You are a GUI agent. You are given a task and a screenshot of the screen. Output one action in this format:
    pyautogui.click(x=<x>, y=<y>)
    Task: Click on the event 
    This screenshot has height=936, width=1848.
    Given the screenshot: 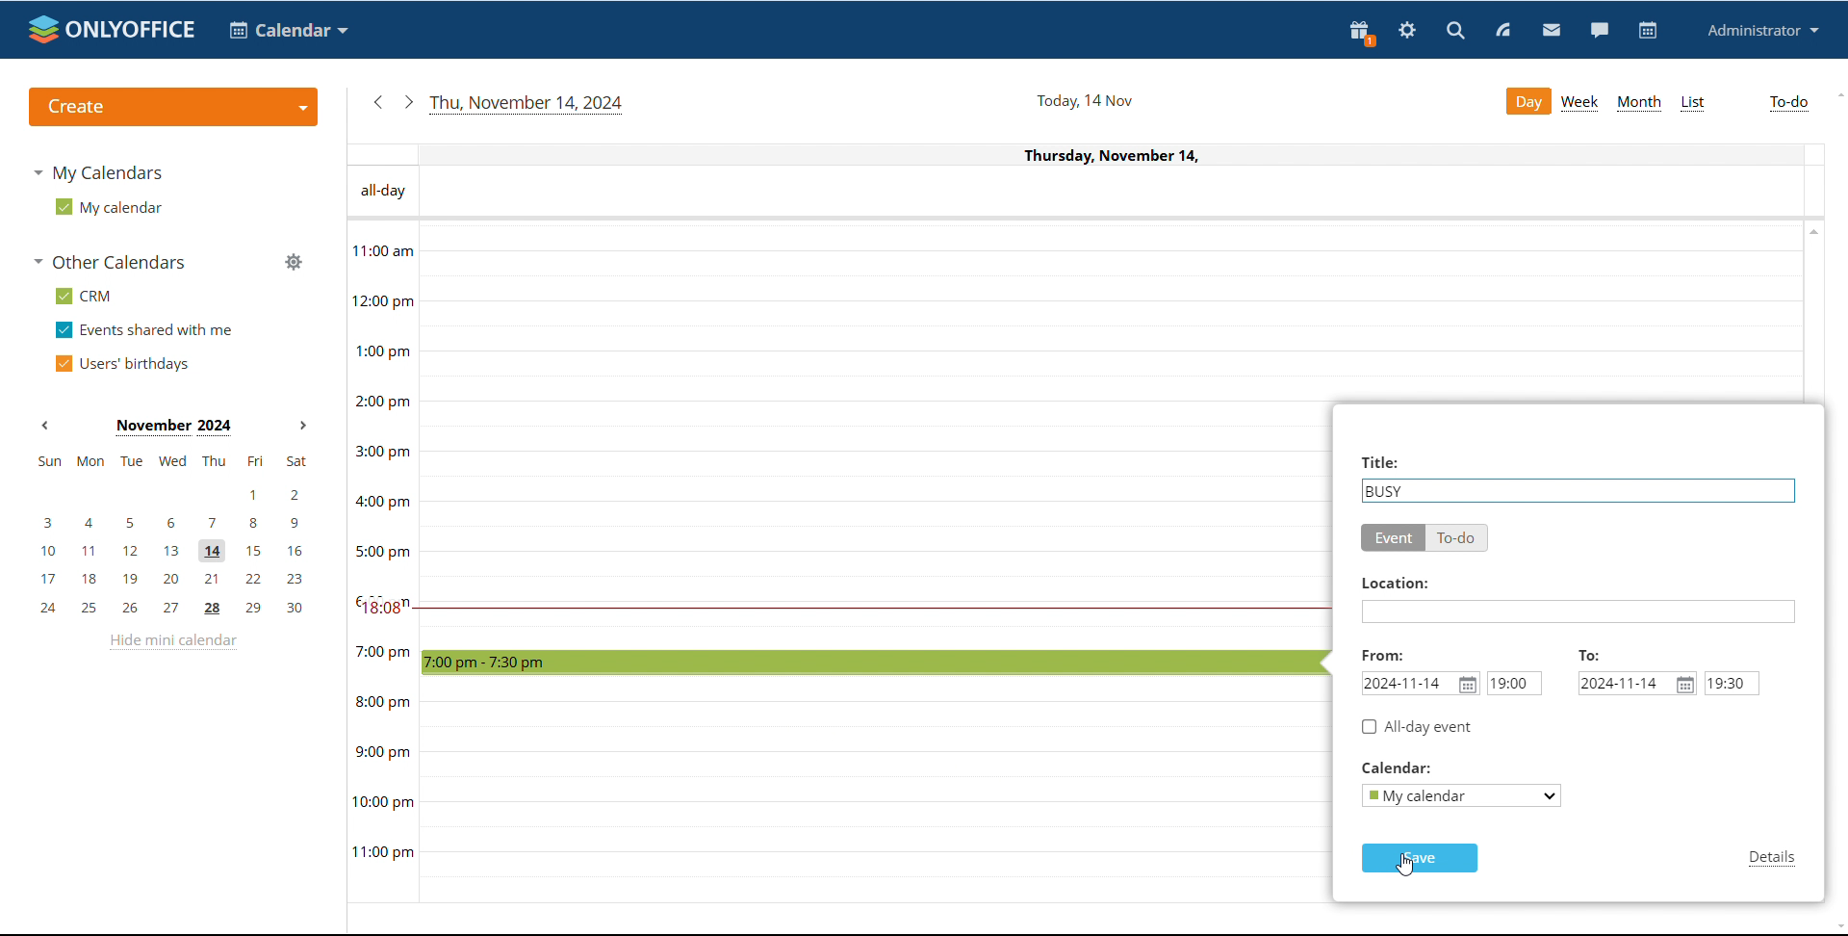 What is the action you would take?
    pyautogui.click(x=1392, y=537)
    